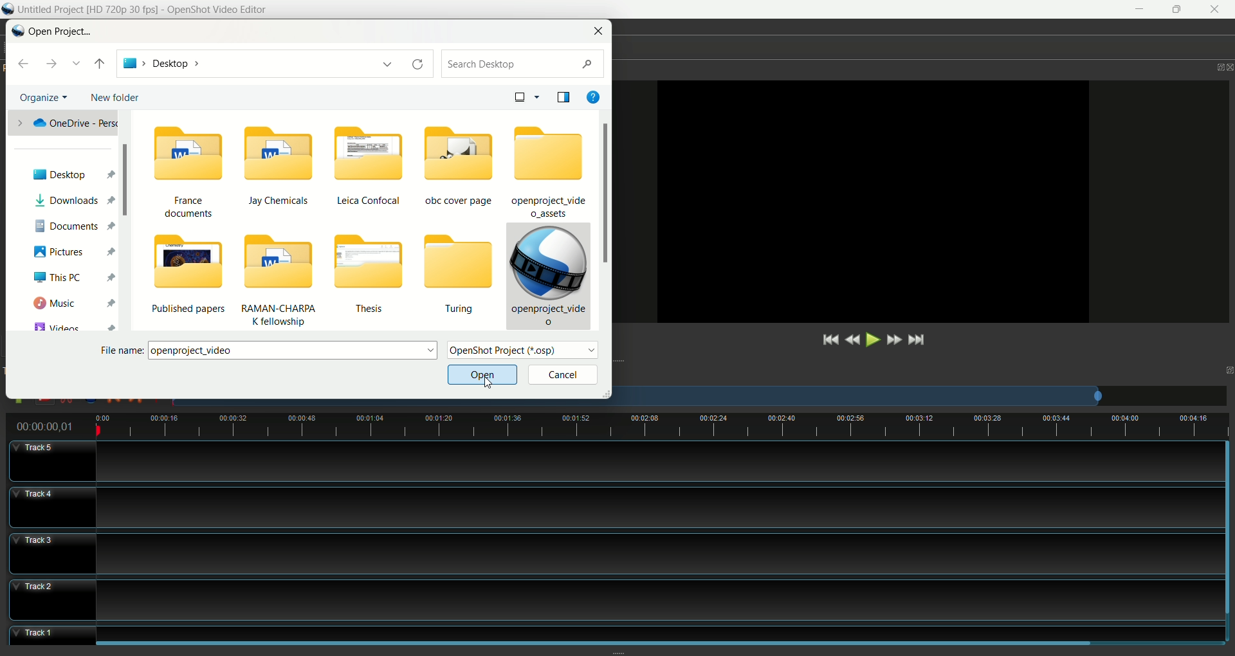  Describe the element at coordinates (158, 10) in the screenshot. I see `Untitled Project [HD 720p 30 fps] - OpenShot Video Editor` at that location.